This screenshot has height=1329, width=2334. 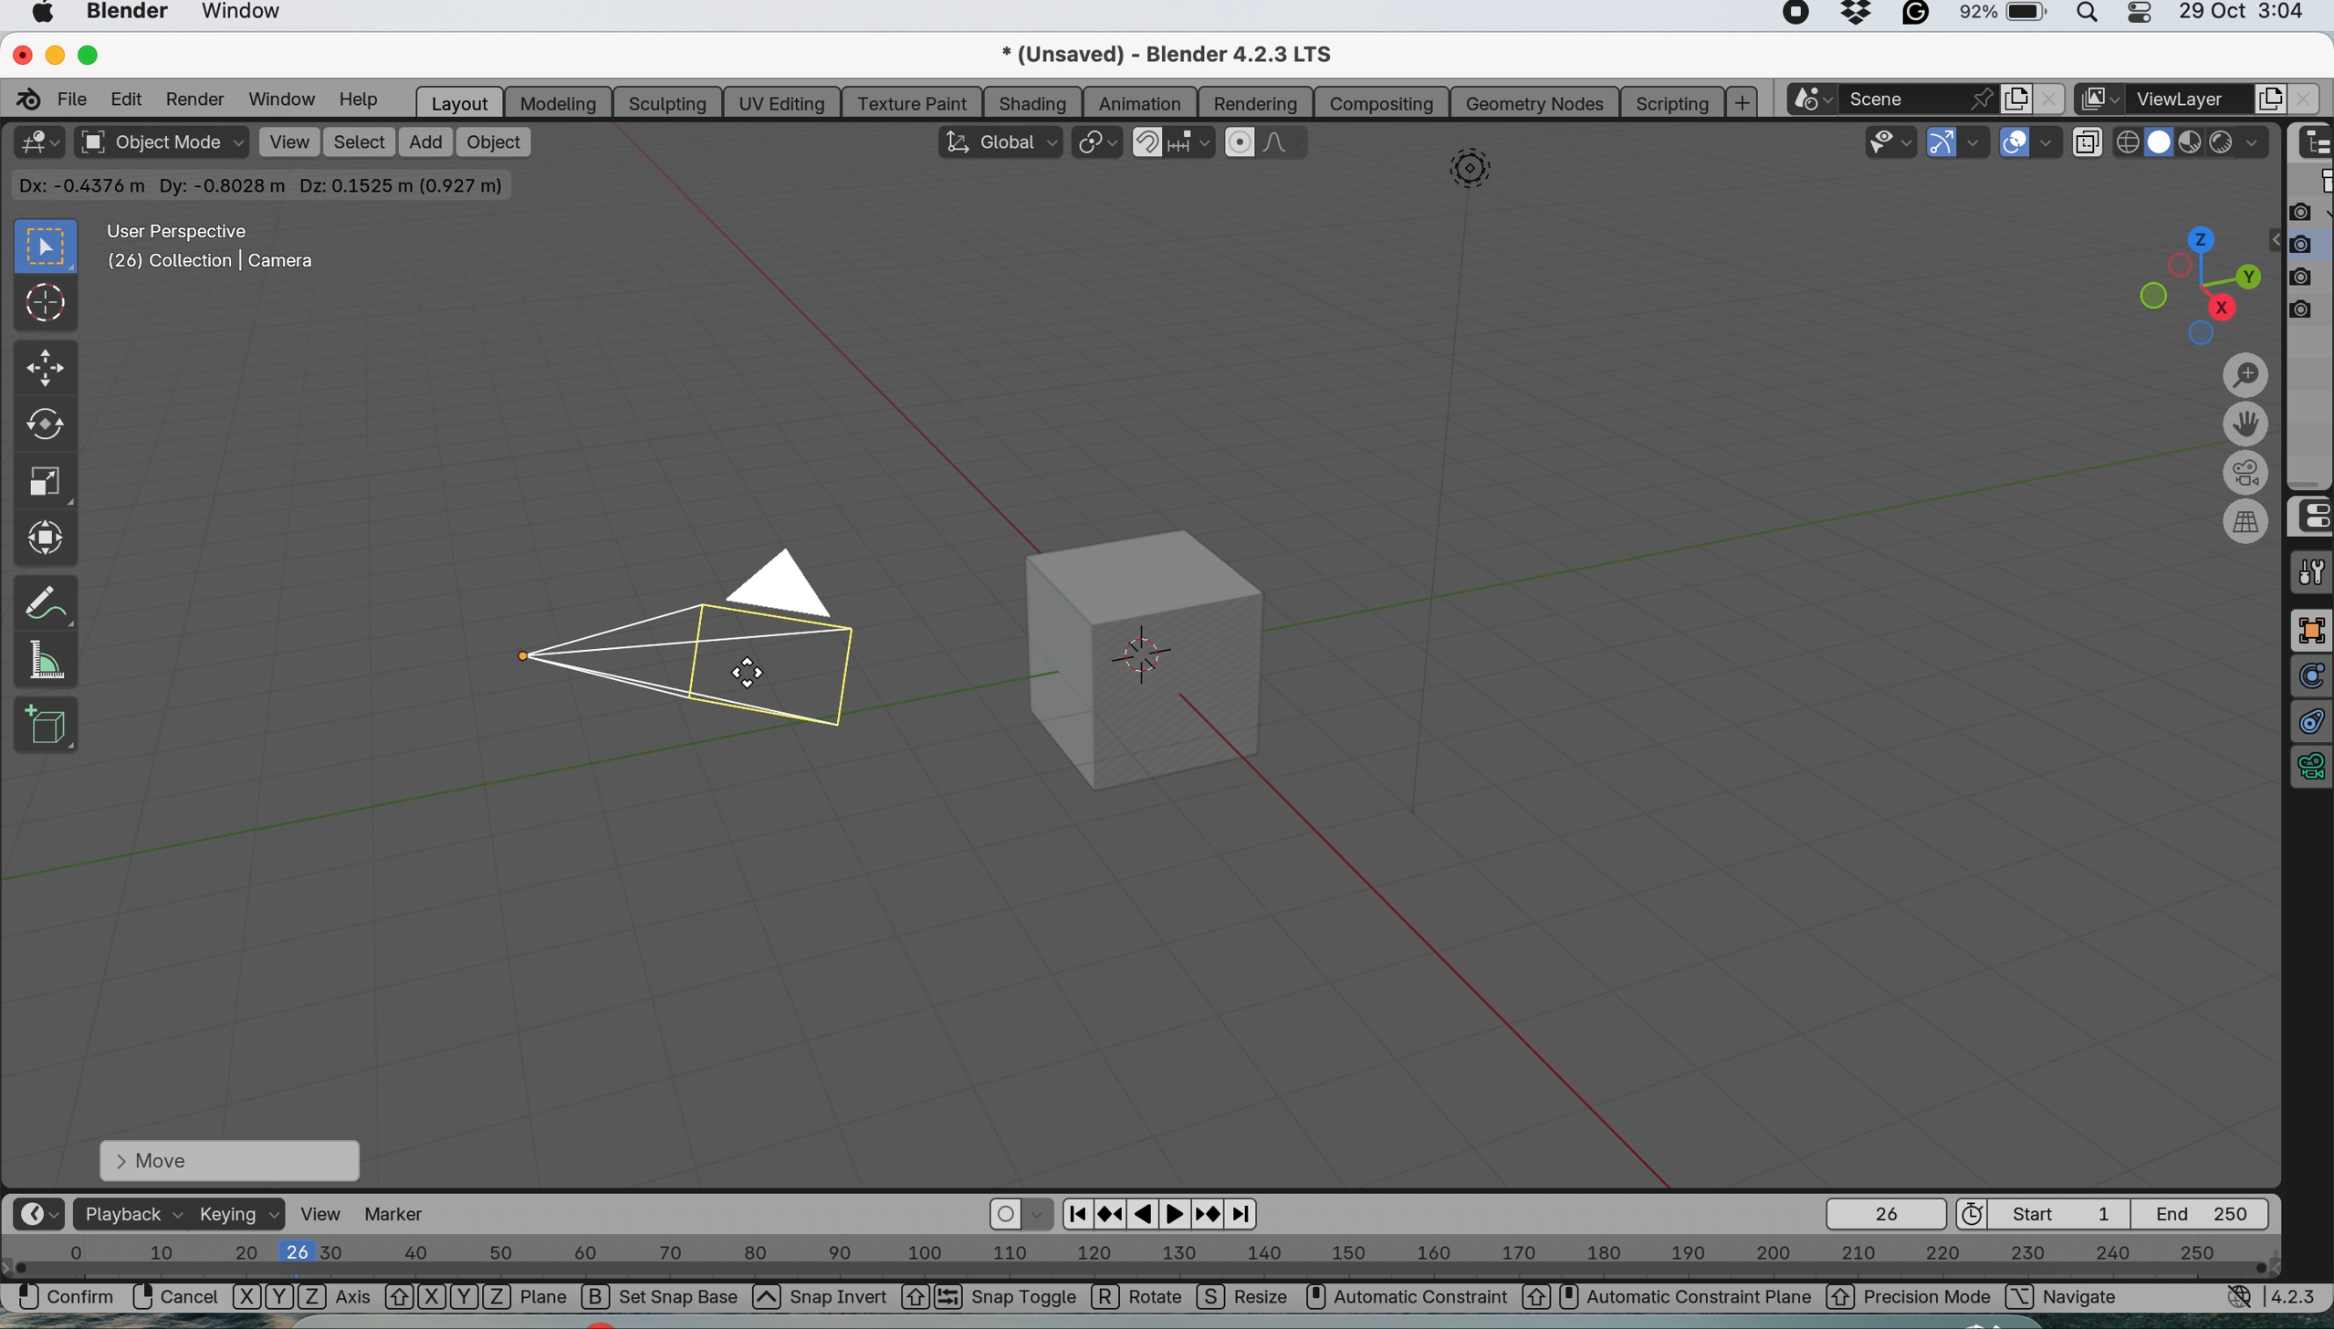 I want to click on play, so click(x=1177, y=1213).